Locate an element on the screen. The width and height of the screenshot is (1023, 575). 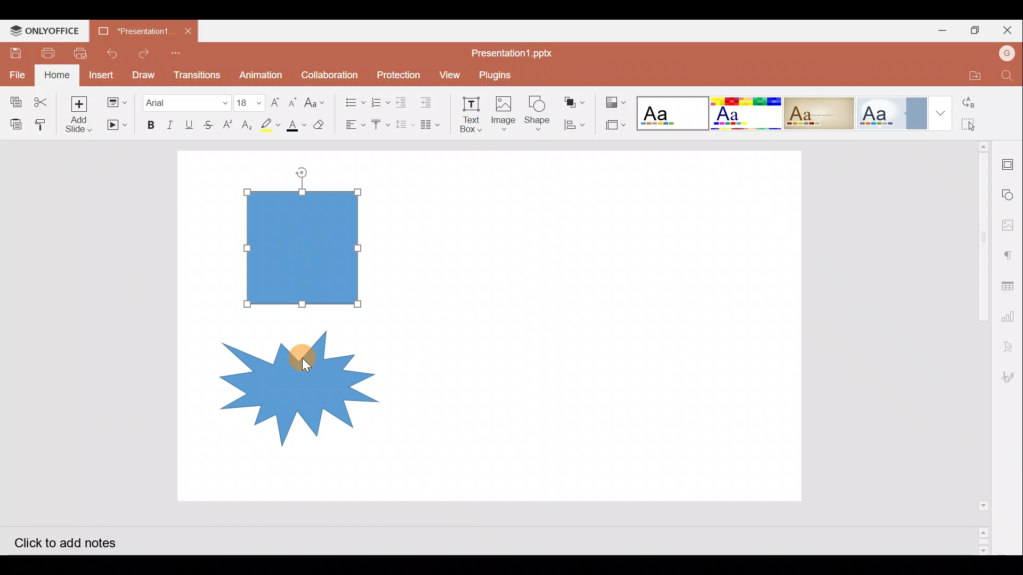
Font name is located at coordinates (185, 100).